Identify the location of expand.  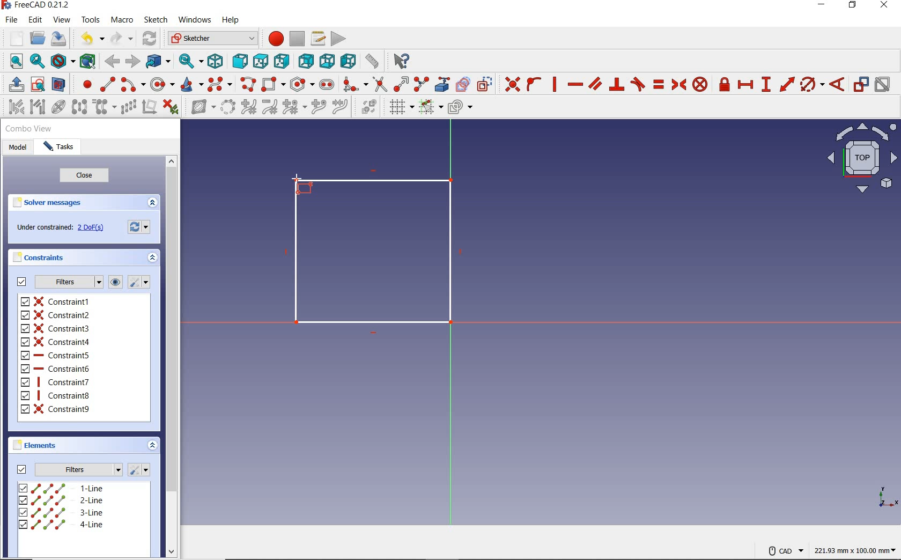
(153, 446).